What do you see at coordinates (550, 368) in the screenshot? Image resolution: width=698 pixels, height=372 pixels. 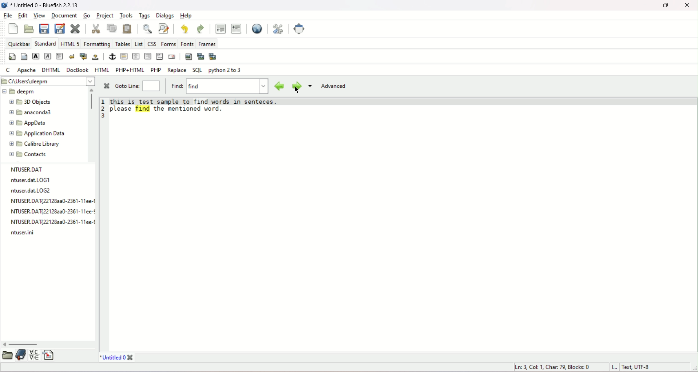 I see `ln, col, char, blocks` at bounding box center [550, 368].